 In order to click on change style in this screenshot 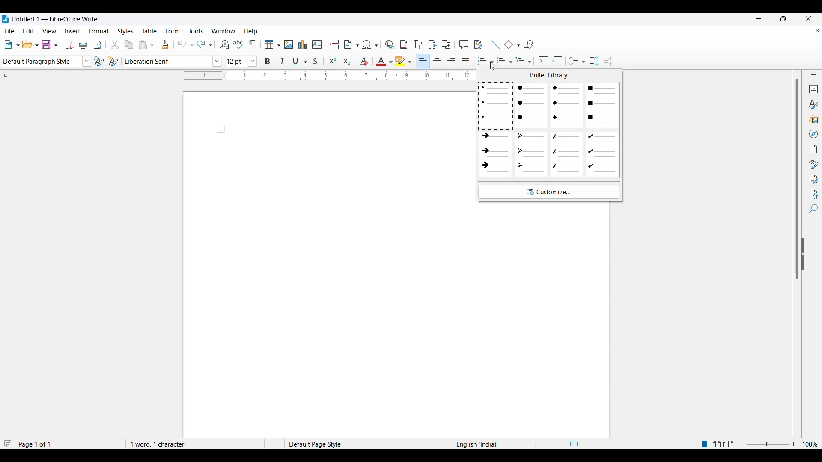, I will do `click(113, 61)`.